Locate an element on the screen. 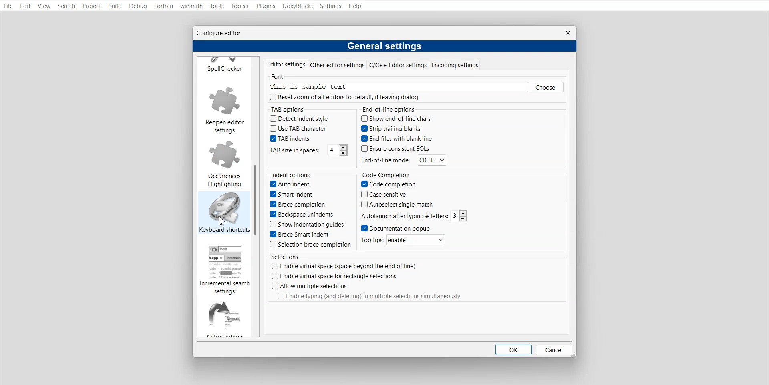 The width and height of the screenshot is (769, 385). TAB size in spaces: is located at coordinates (294, 150).